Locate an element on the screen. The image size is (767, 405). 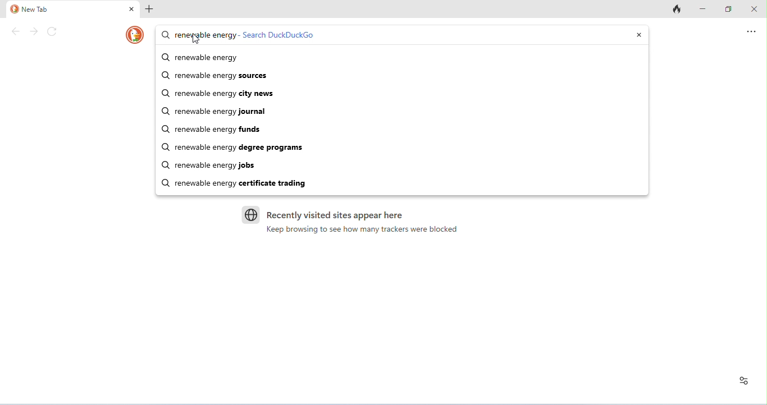
renewable energy degree programs is located at coordinates (408, 148).